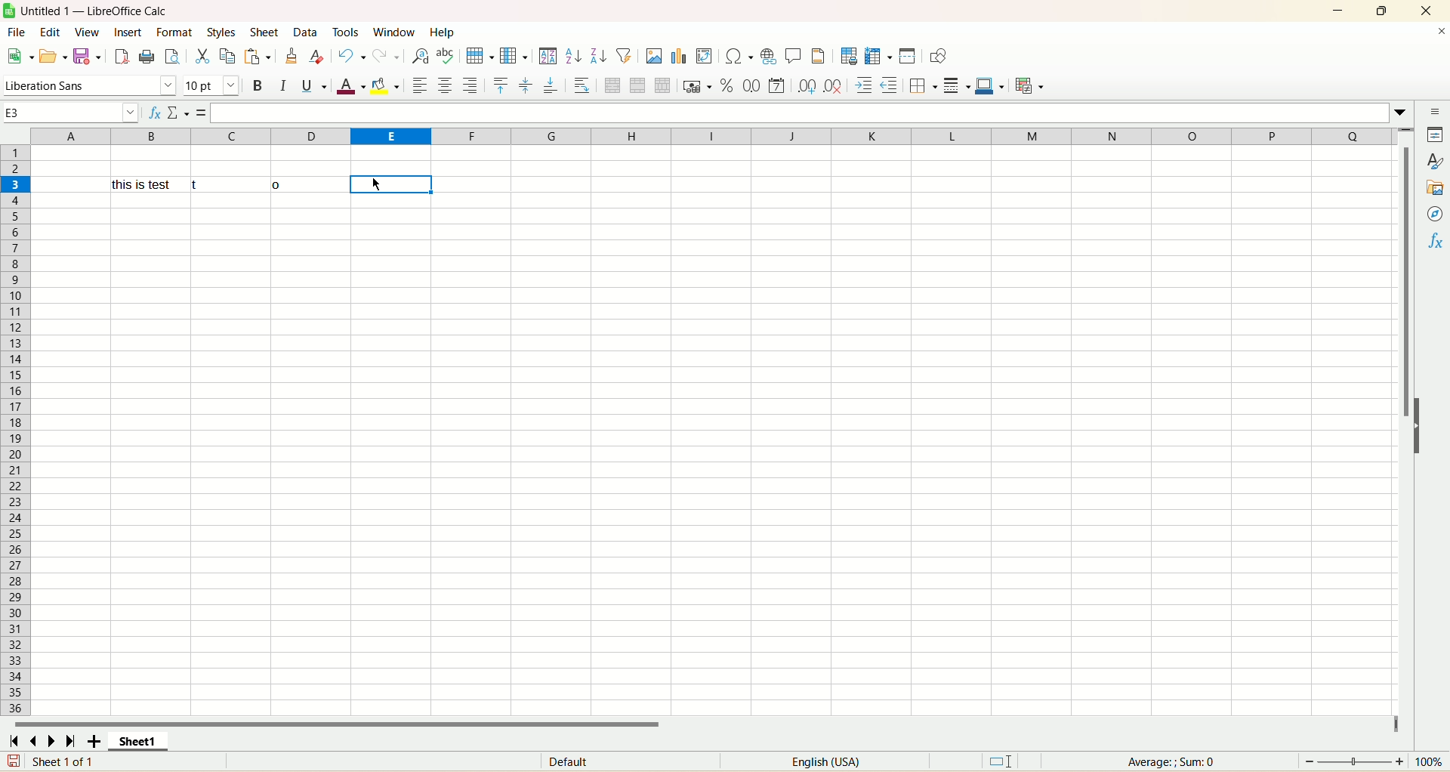 This screenshot has height=772, width=1450. I want to click on print, so click(146, 56).